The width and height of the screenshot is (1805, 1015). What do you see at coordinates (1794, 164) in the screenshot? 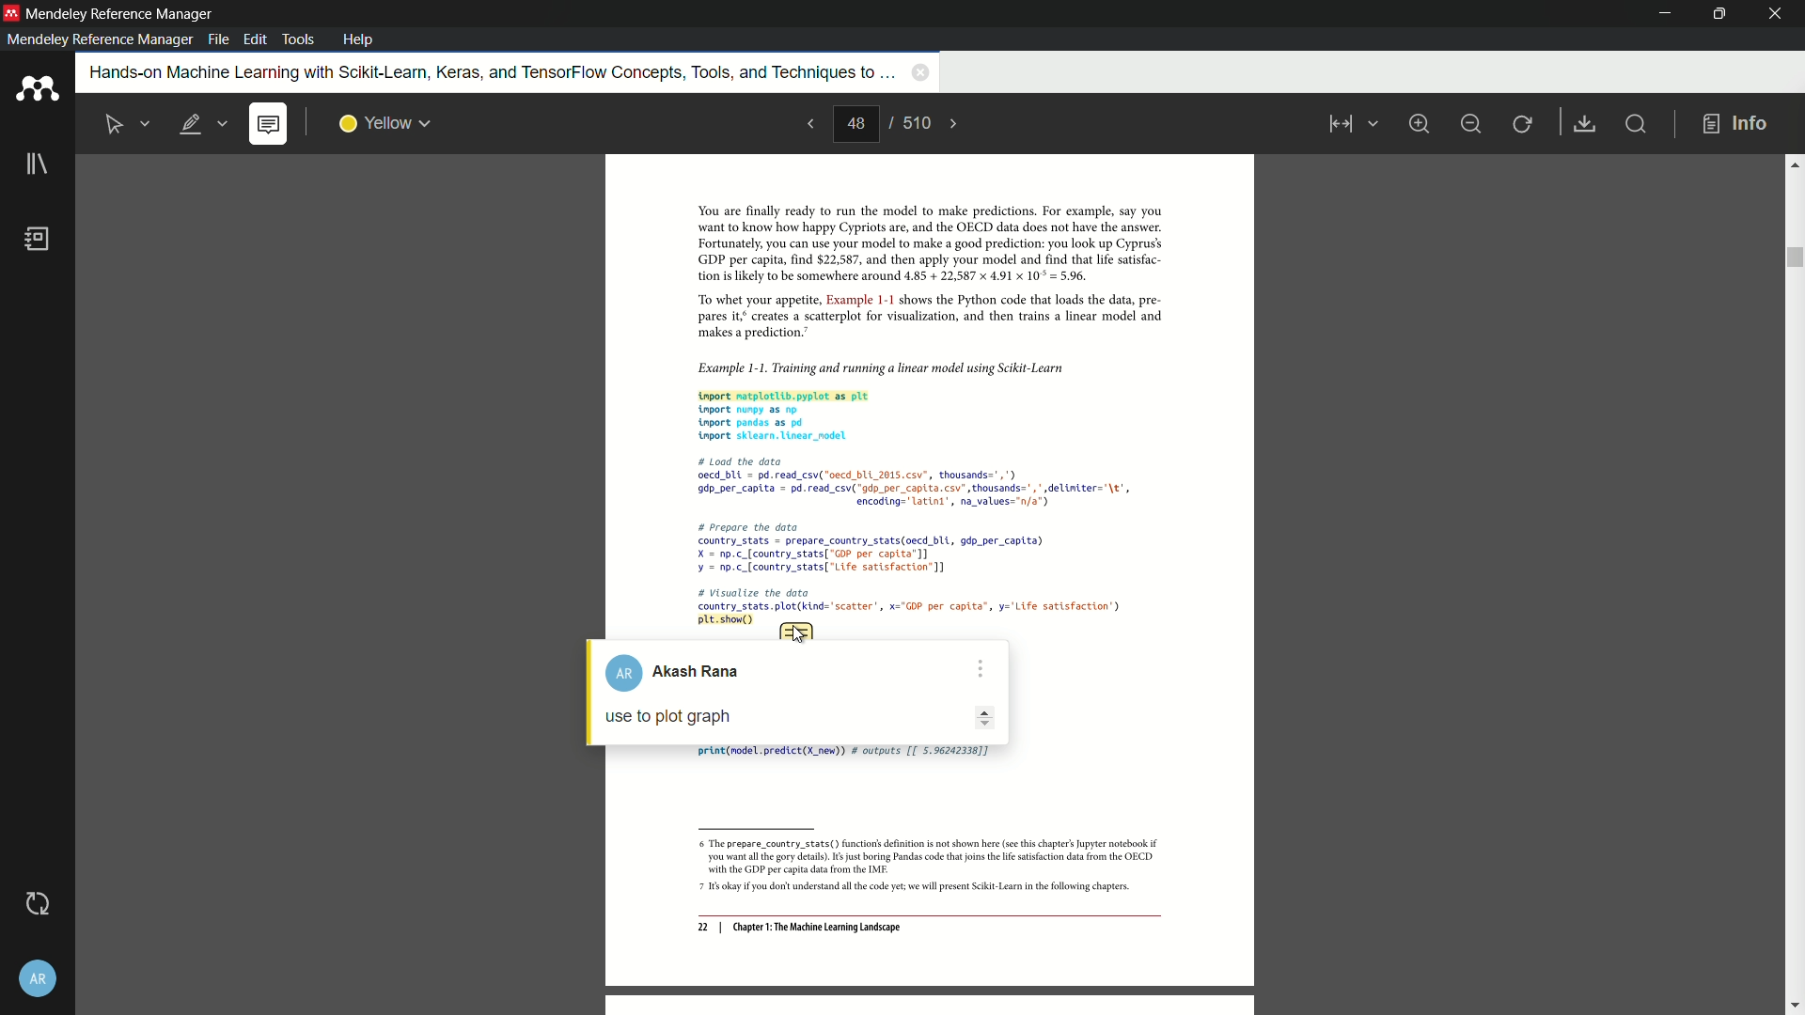
I see `scroll up` at bounding box center [1794, 164].